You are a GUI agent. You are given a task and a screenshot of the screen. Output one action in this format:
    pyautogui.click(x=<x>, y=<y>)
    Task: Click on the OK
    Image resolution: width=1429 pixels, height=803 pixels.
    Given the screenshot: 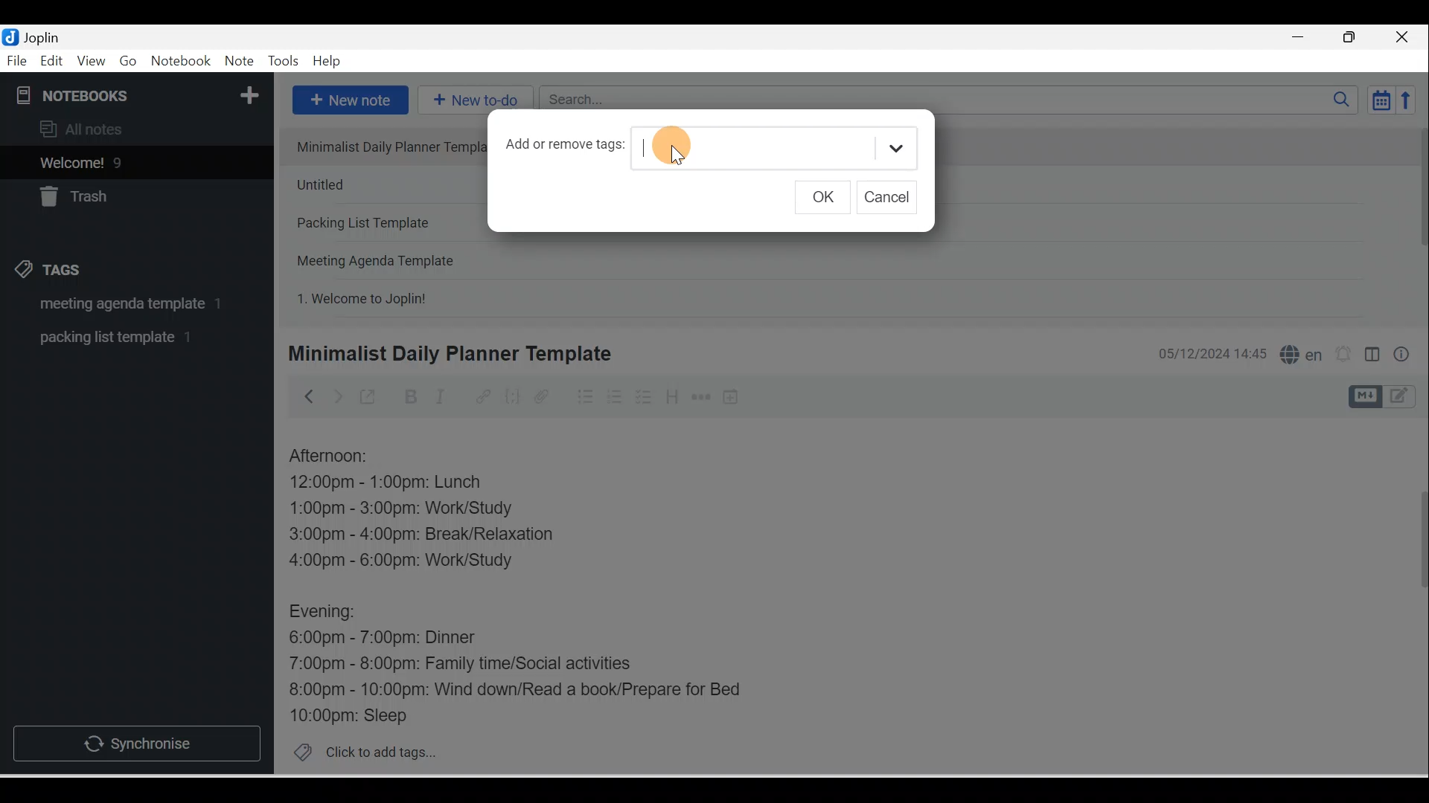 What is the action you would take?
    pyautogui.click(x=827, y=199)
    